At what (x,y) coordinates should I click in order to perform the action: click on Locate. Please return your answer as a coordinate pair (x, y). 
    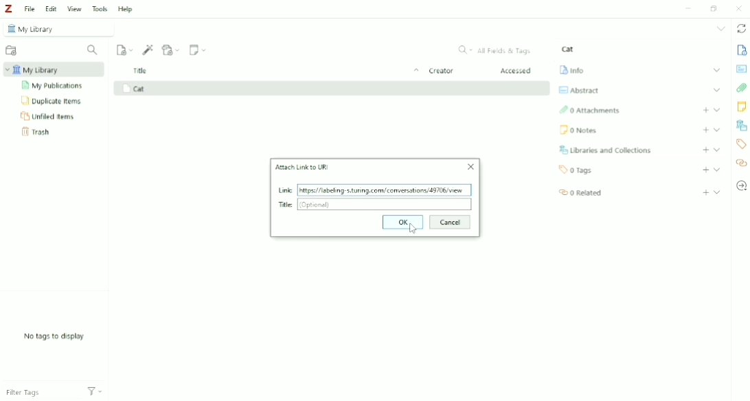
    Looking at the image, I should click on (741, 185).